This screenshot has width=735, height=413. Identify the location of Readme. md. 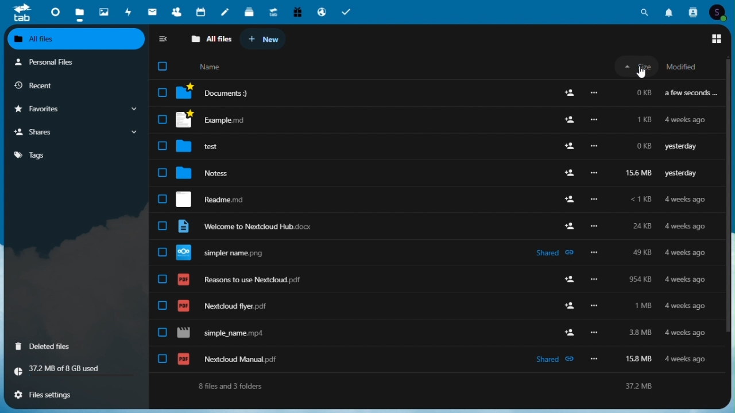
(429, 279).